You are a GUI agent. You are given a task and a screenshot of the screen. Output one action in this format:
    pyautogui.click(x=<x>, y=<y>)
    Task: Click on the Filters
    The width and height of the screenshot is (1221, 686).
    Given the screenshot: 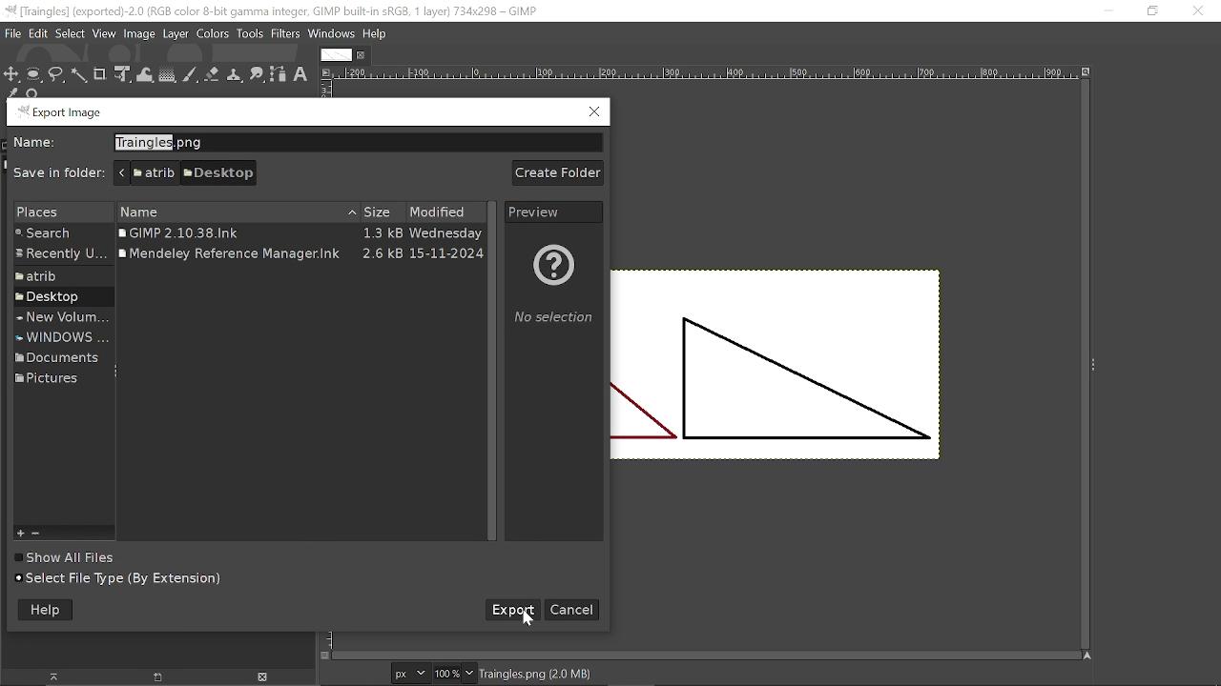 What is the action you would take?
    pyautogui.click(x=286, y=34)
    